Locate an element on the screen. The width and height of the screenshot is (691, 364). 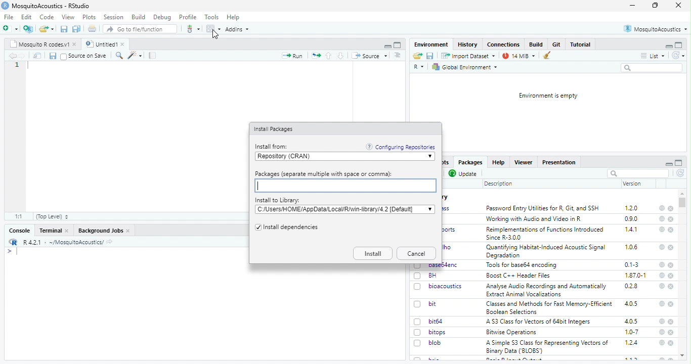
sync is located at coordinates (678, 56).